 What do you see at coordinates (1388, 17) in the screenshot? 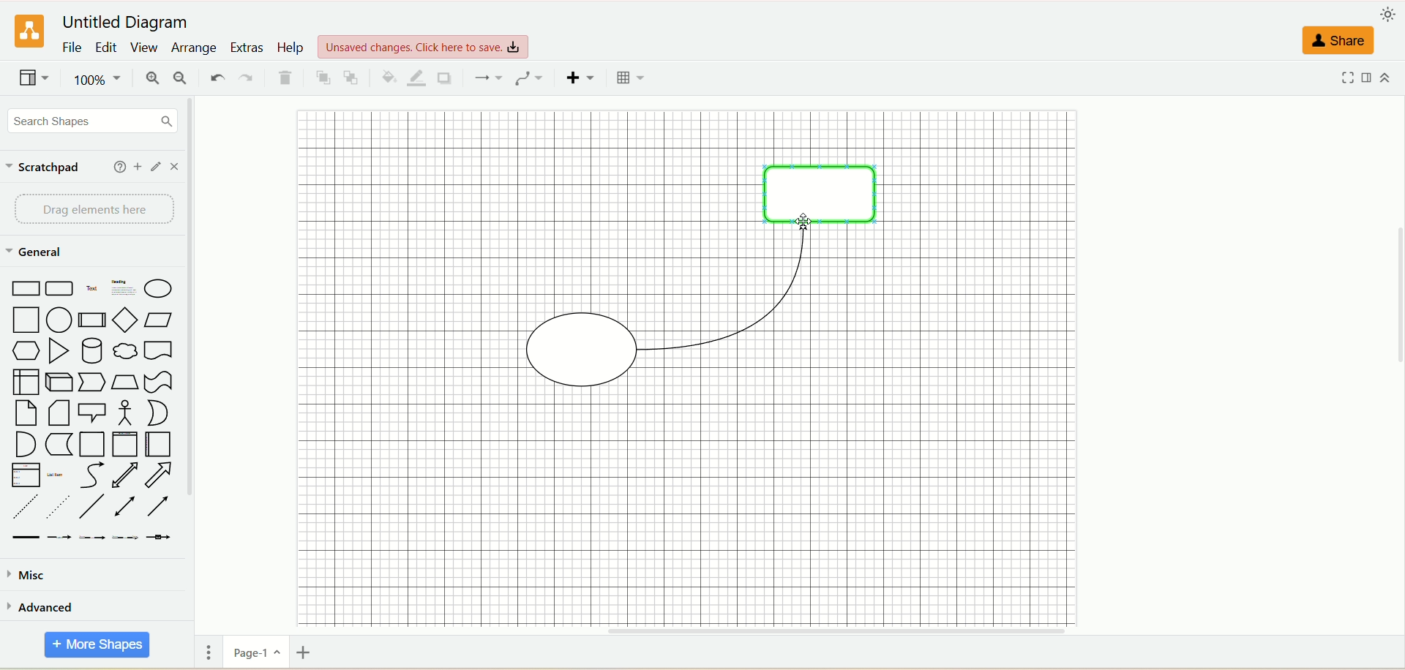
I see `appearance` at bounding box center [1388, 17].